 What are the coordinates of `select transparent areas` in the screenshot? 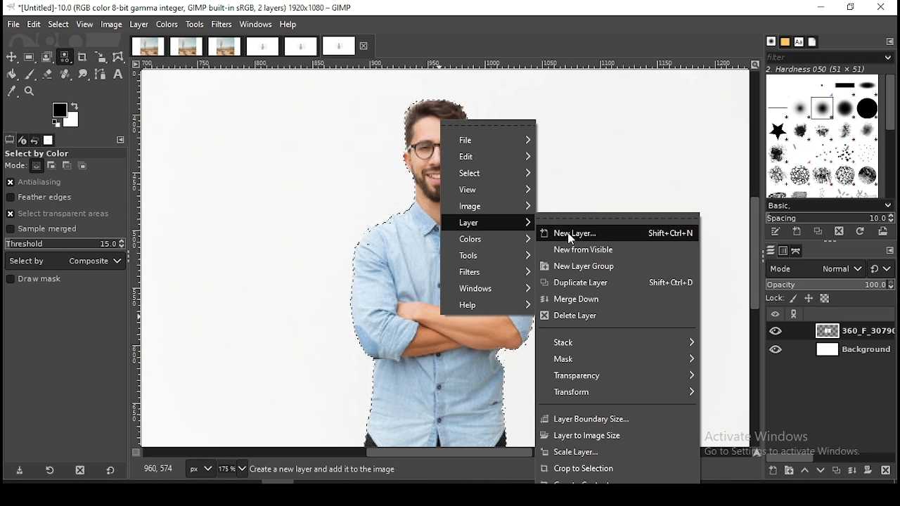 It's located at (61, 214).